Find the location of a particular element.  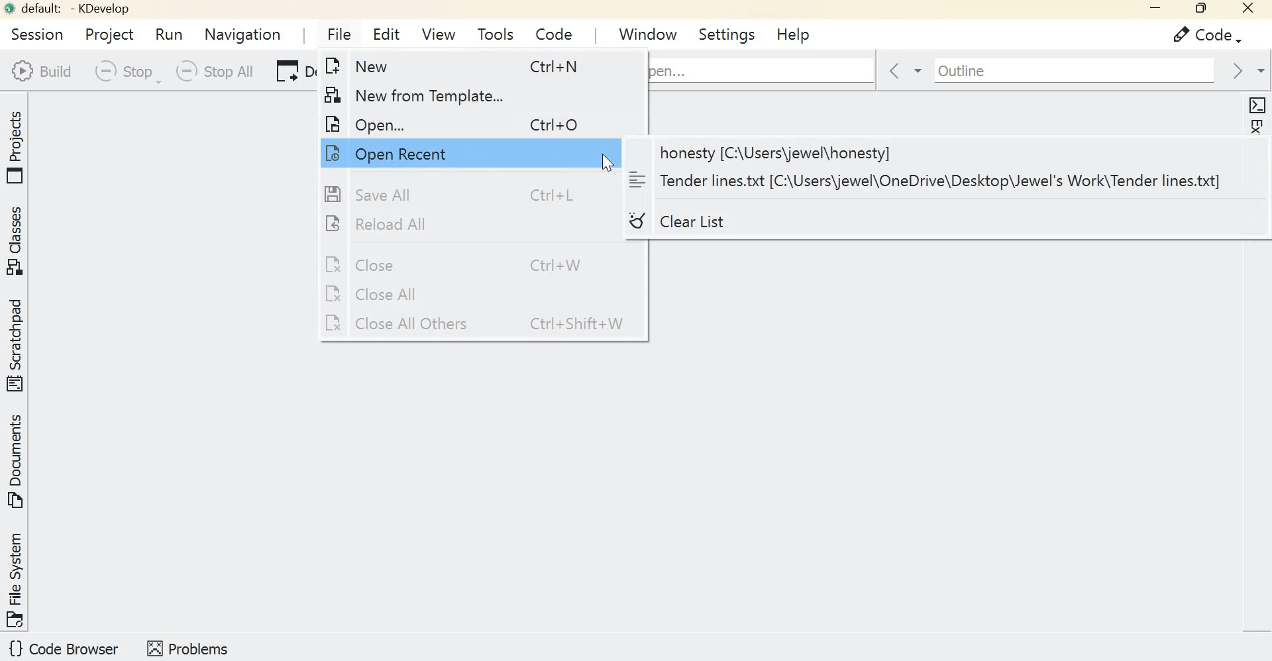

Tools is located at coordinates (496, 34).